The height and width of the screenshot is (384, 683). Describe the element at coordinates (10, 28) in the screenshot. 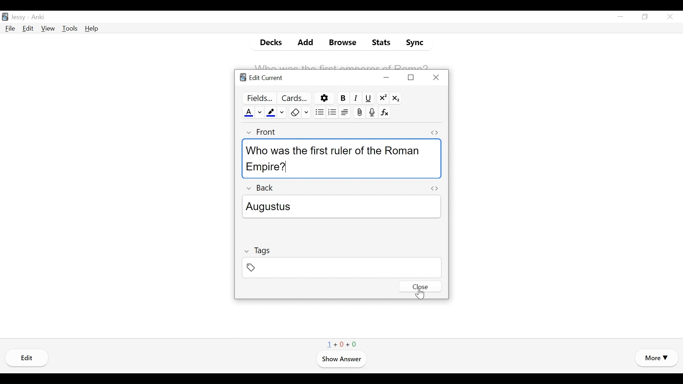

I see `File` at that location.